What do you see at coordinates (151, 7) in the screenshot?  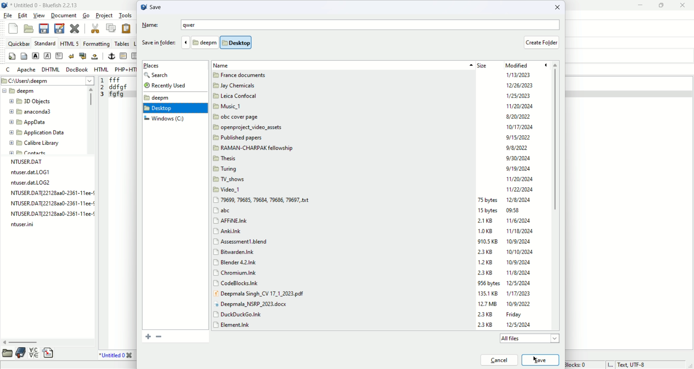 I see `save` at bounding box center [151, 7].